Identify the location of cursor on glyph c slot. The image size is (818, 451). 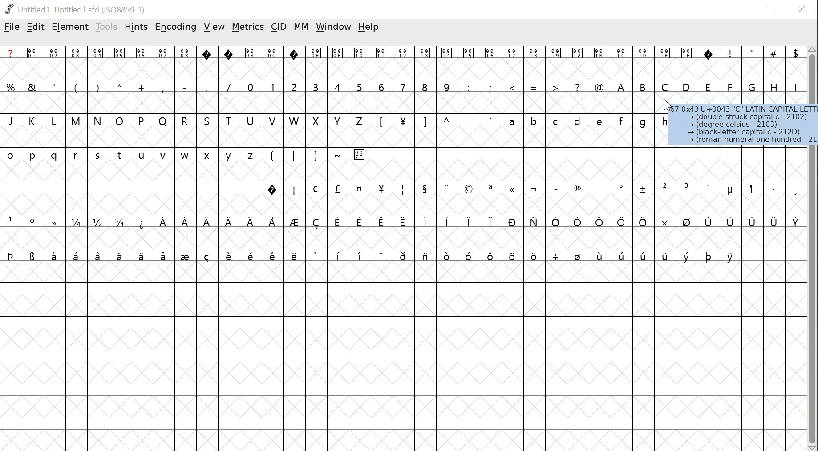
(666, 107).